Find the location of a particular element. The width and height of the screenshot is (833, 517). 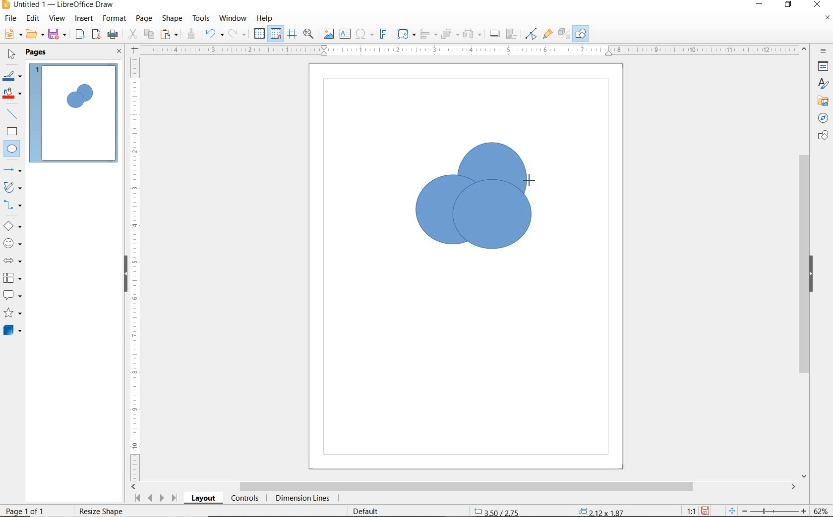

TOGGLE POINT EDIT MODE is located at coordinates (532, 34).